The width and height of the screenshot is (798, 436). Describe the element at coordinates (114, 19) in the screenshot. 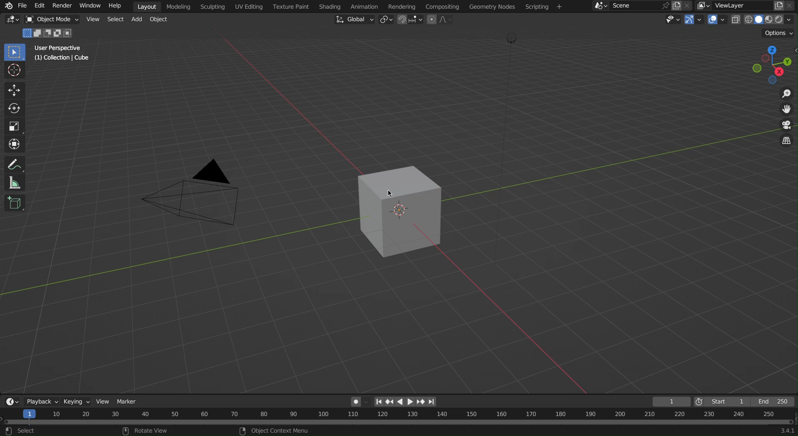

I see `Select` at that location.